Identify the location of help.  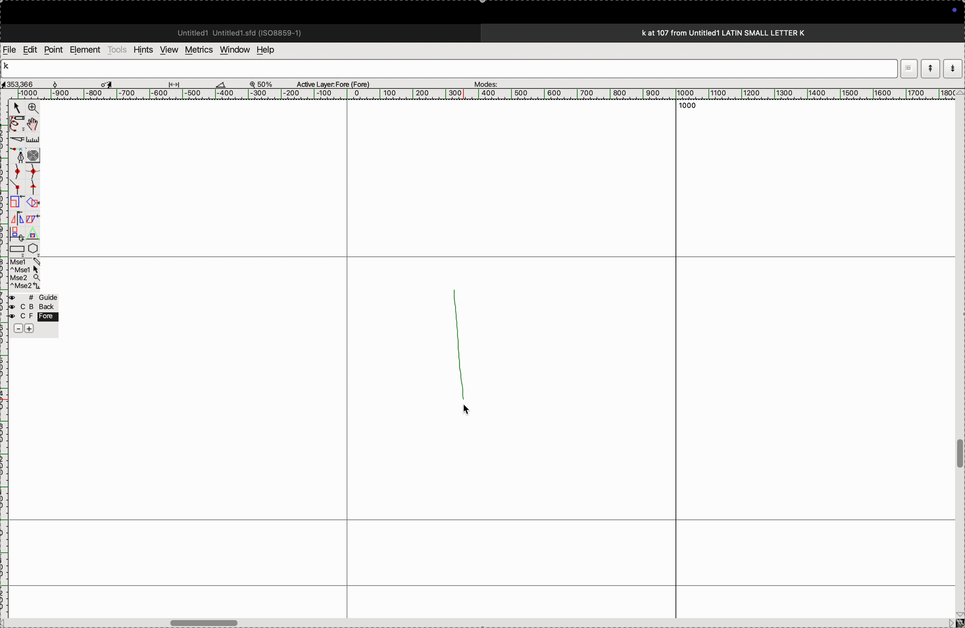
(271, 50).